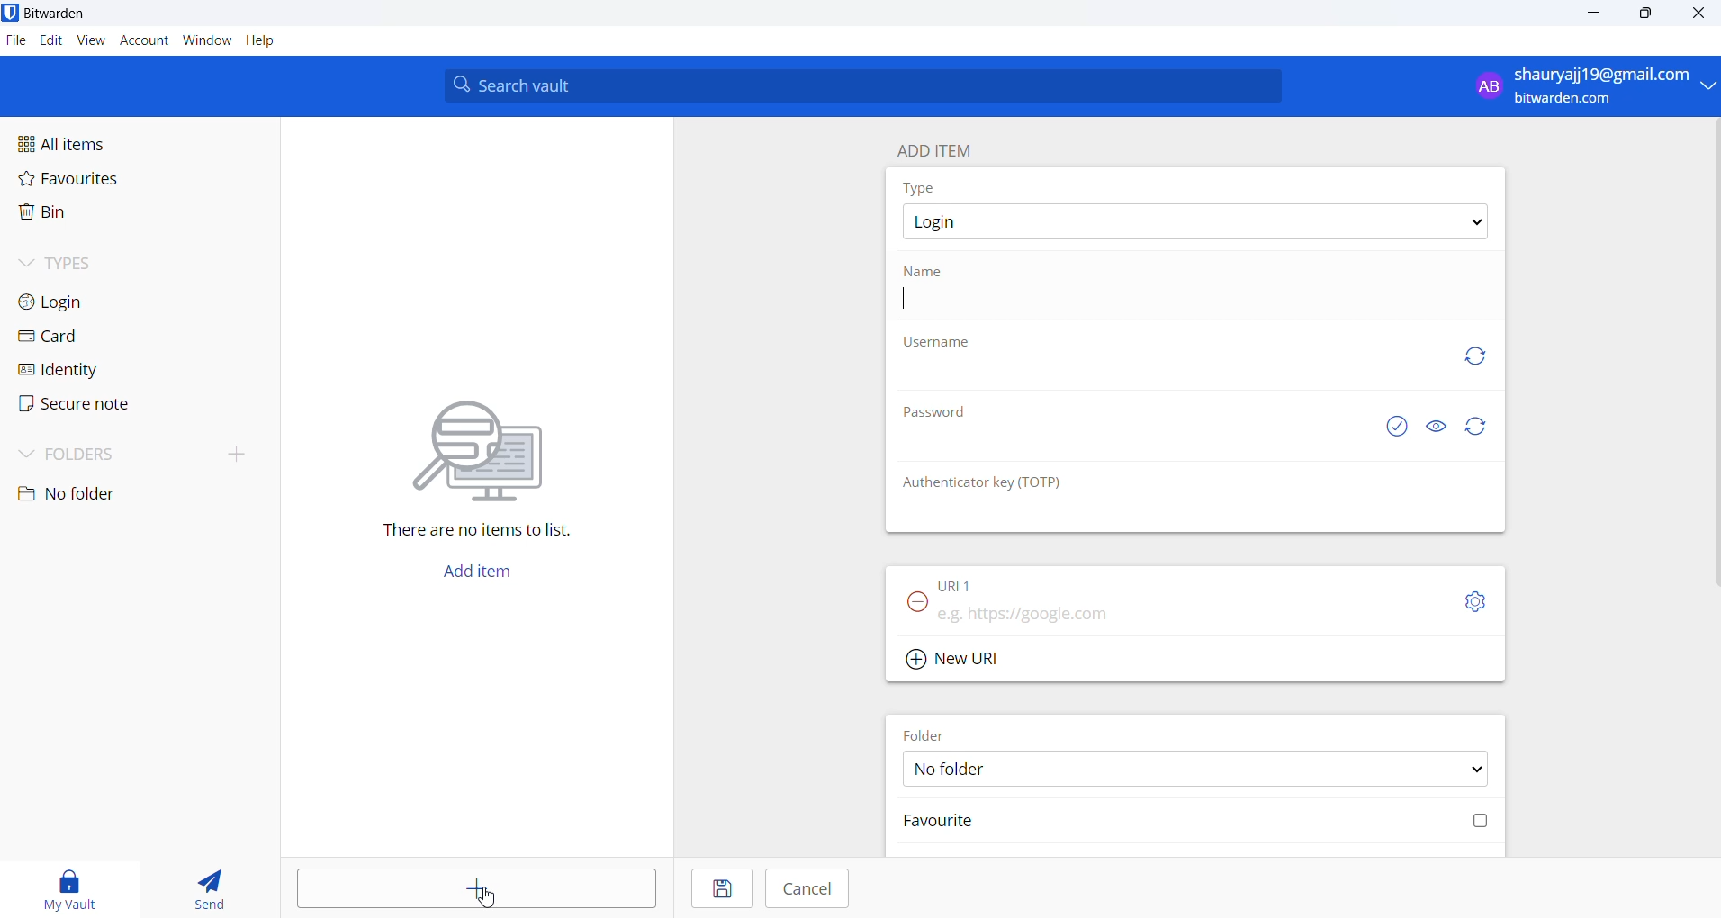  Describe the element at coordinates (956, 656) in the screenshot. I see `Add new URL` at that location.